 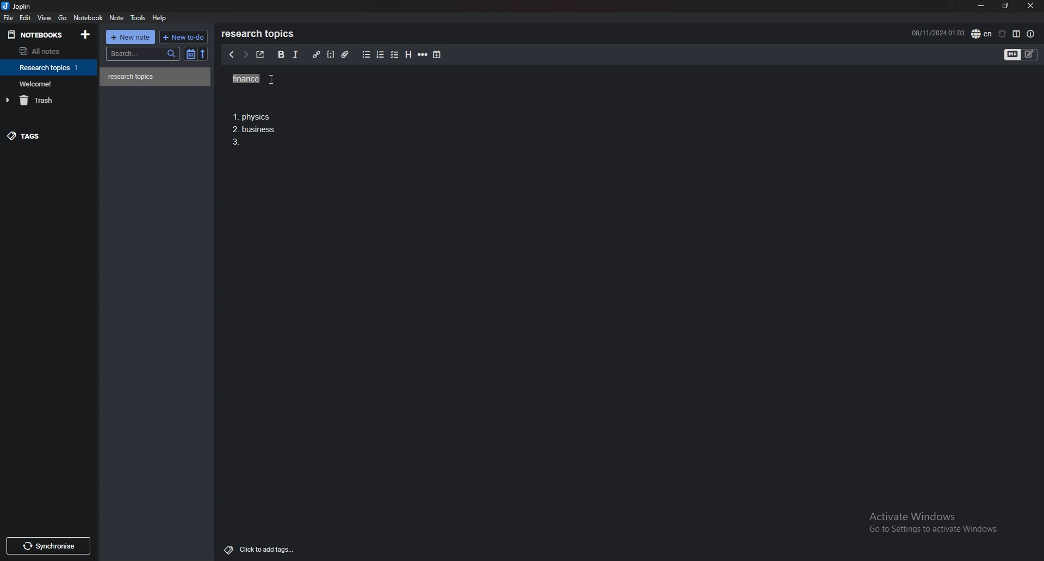 I want to click on edit, so click(x=25, y=17).